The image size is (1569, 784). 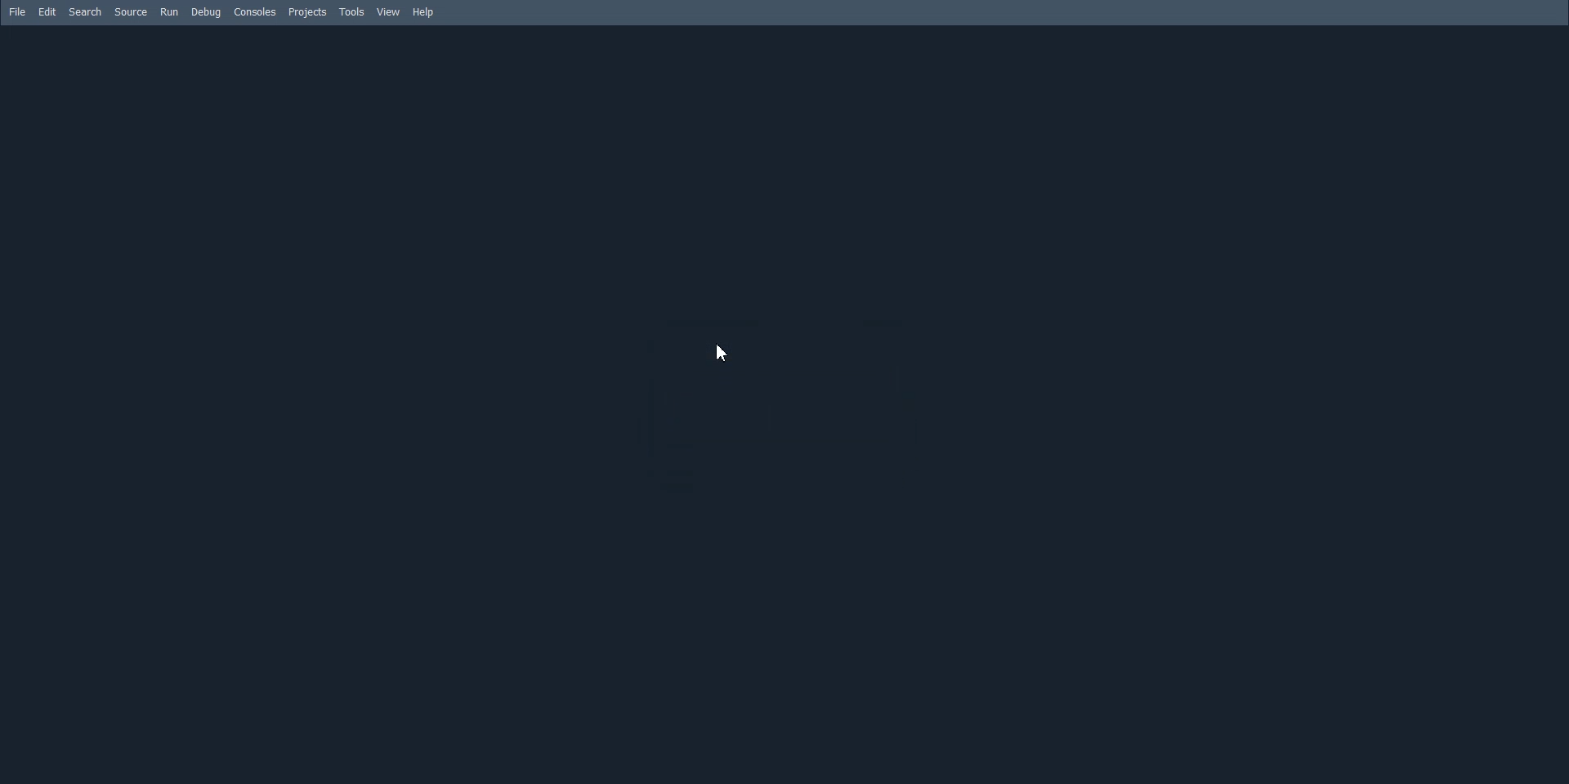 What do you see at coordinates (425, 13) in the screenshot?
I see `Help` at bounding box center [425, 13].